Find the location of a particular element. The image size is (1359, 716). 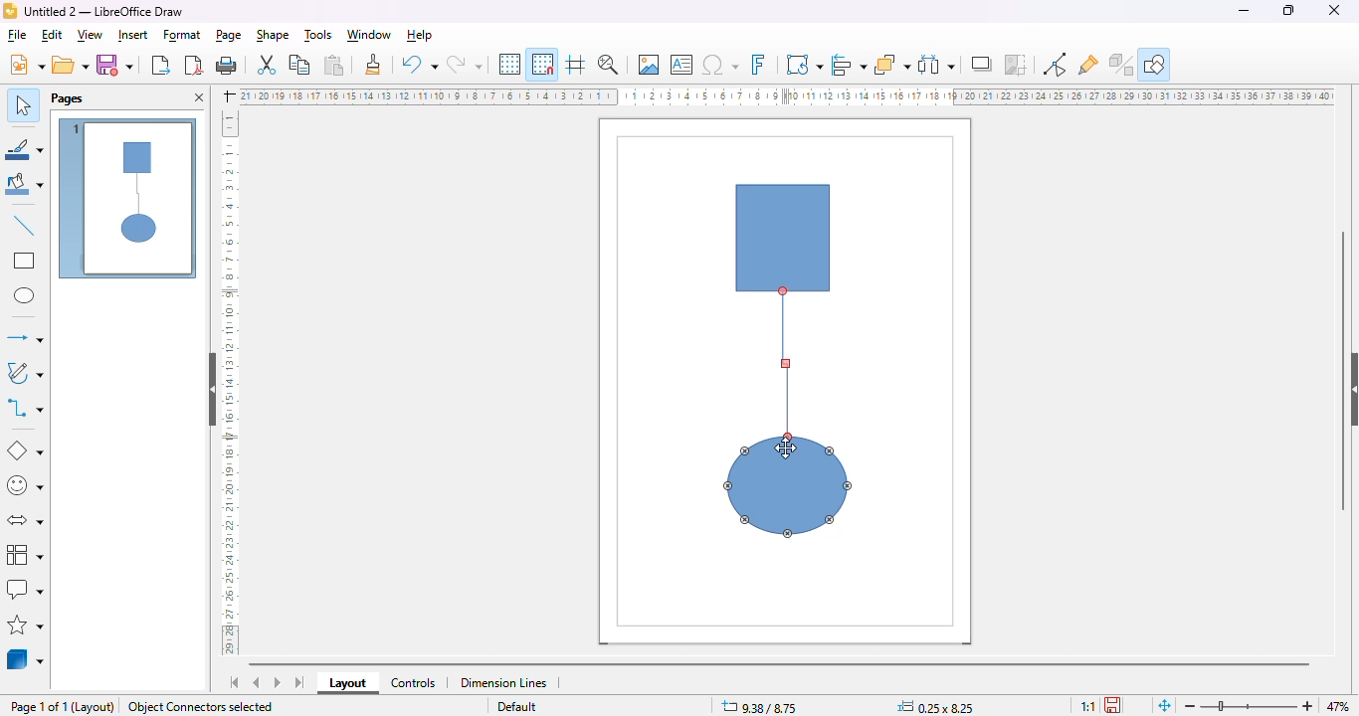

export is located at coordinates (160, 66).